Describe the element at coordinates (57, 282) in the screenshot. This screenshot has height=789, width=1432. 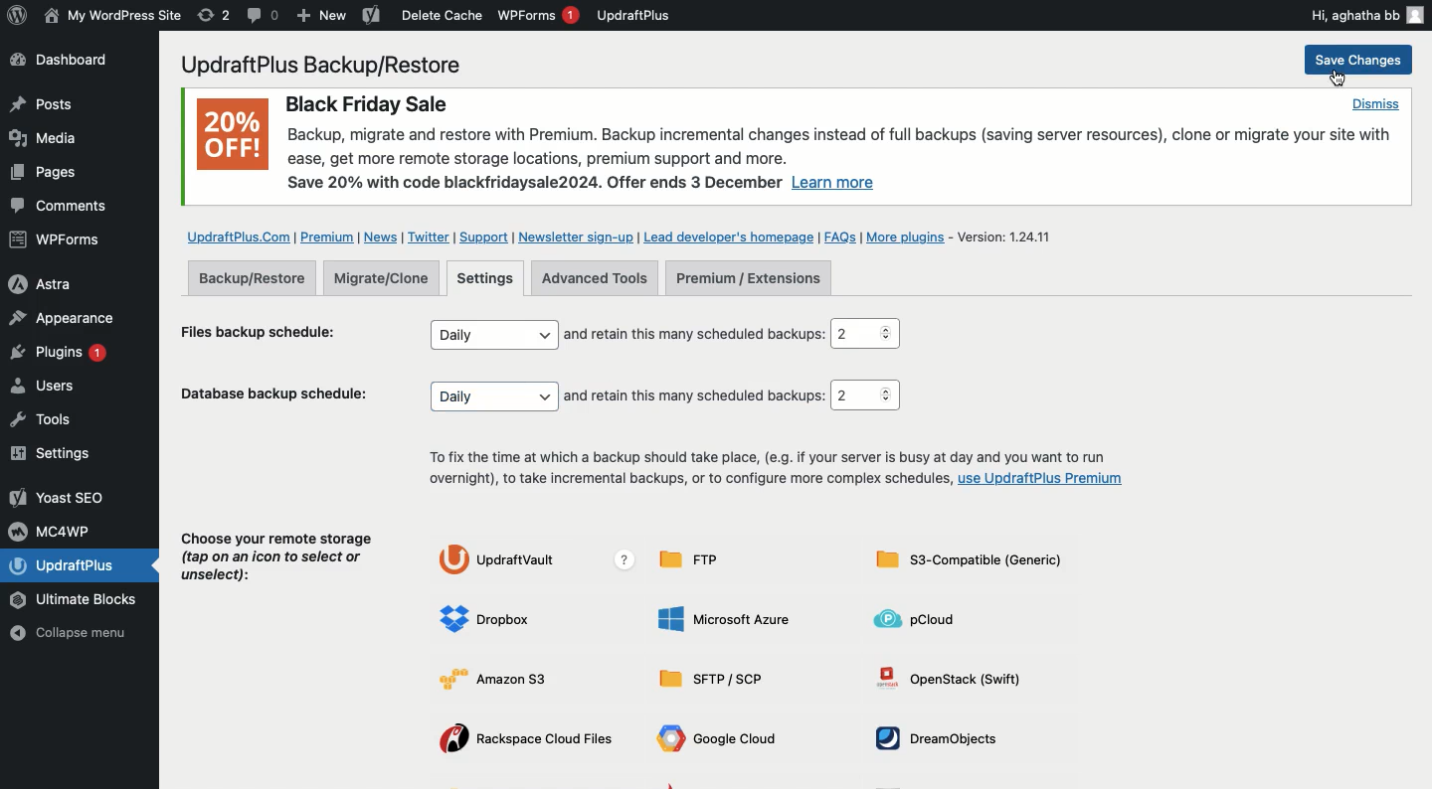
I see `Astra` at that location.